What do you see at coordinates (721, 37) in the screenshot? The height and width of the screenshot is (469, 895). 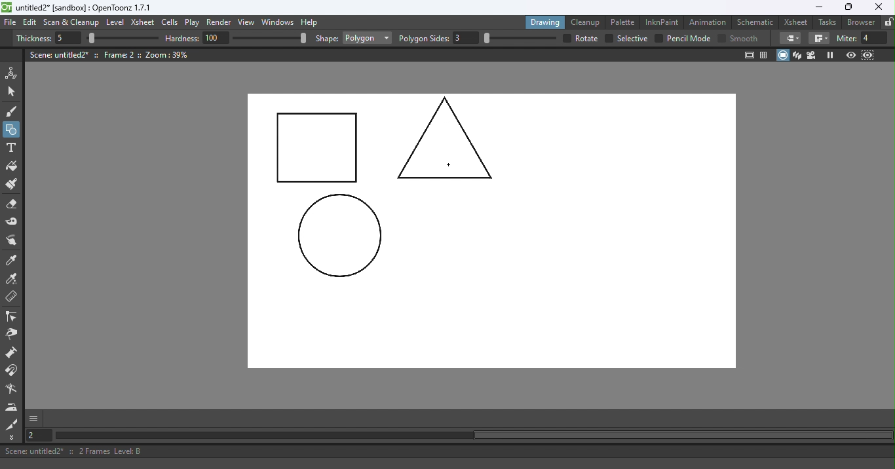 I see `Checkbox ` at bounding box center [721, 37].